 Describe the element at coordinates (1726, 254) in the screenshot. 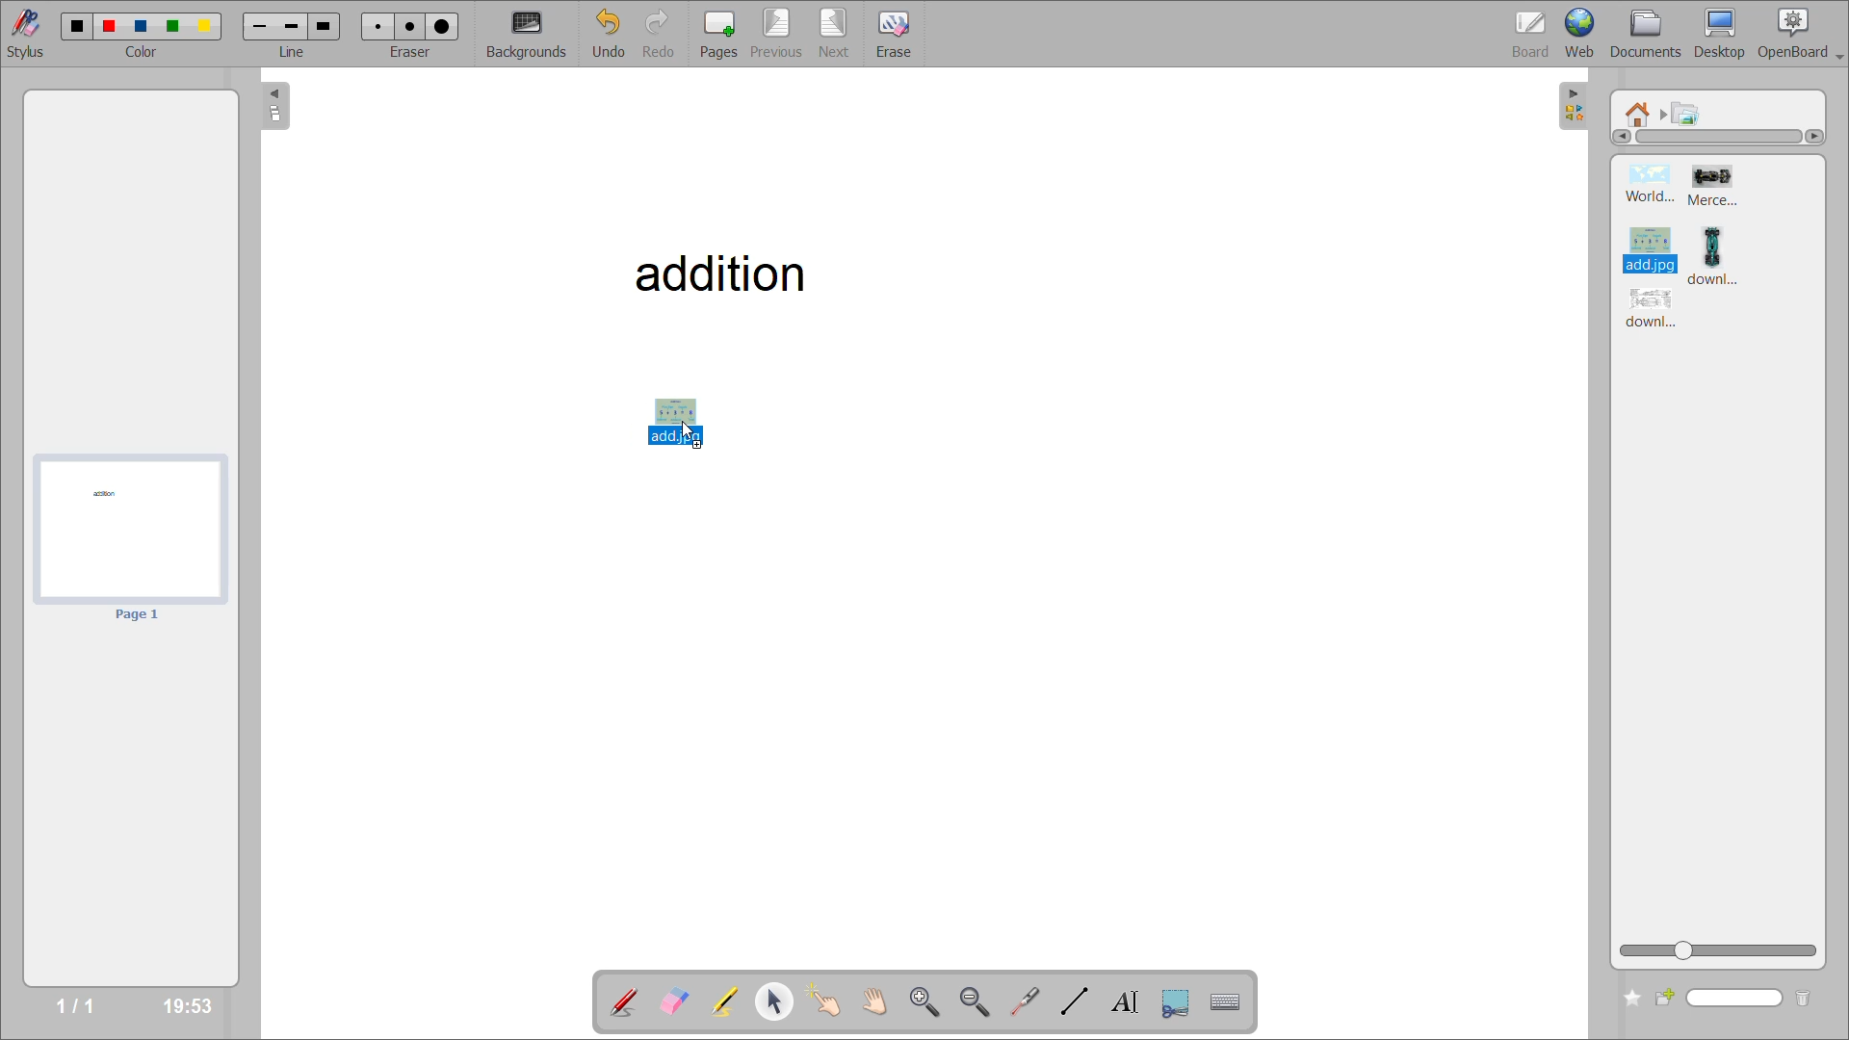

I see `image 4` at that location.